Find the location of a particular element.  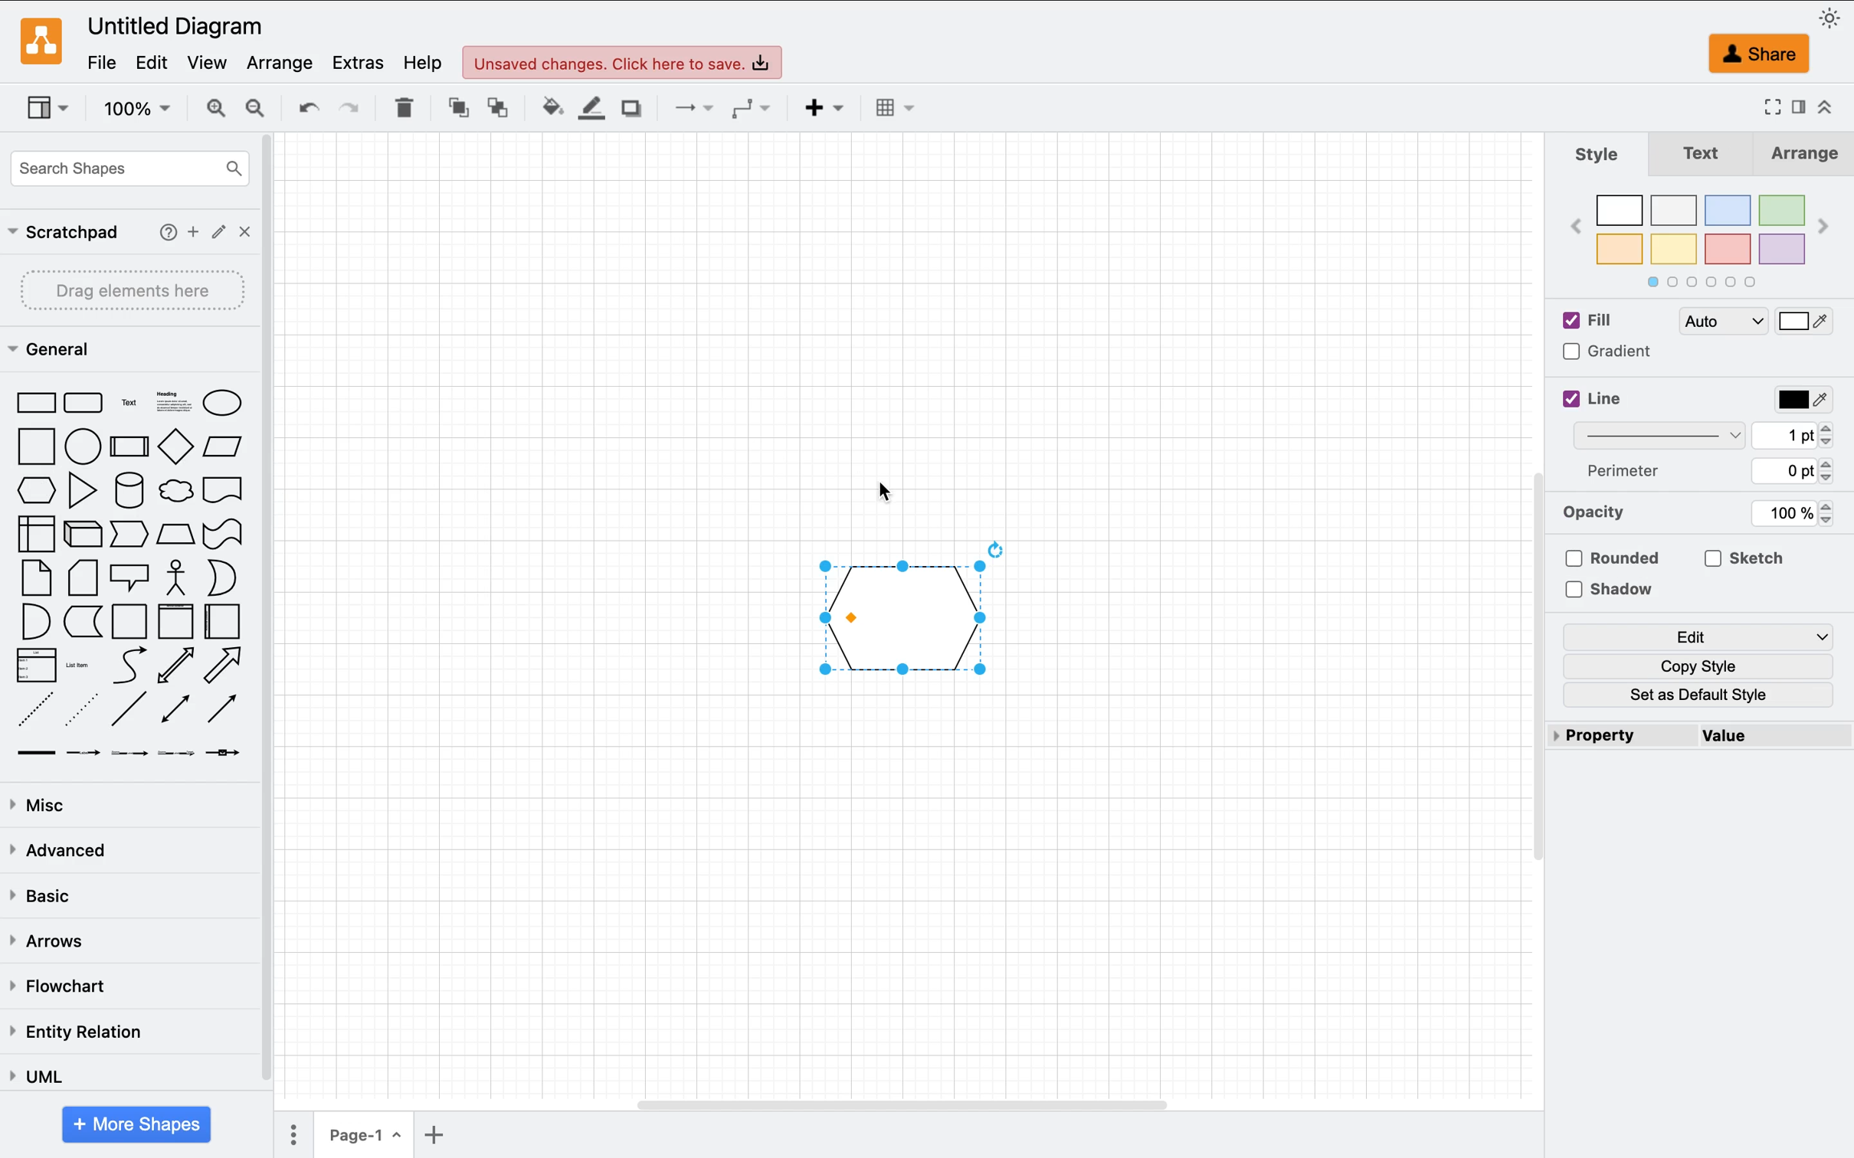

help is located at coordinates (163, 231).